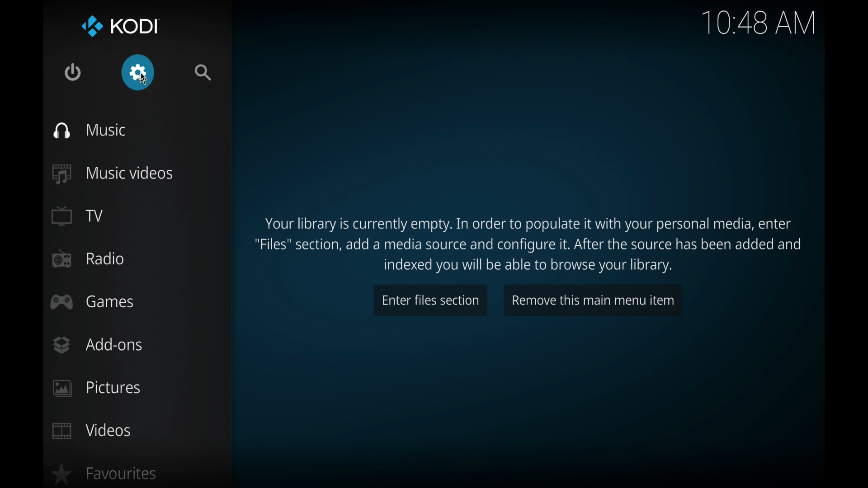  Describe the element at coordinates (594, 300) in the screenshot. I see `remove this main menu item` at that location.